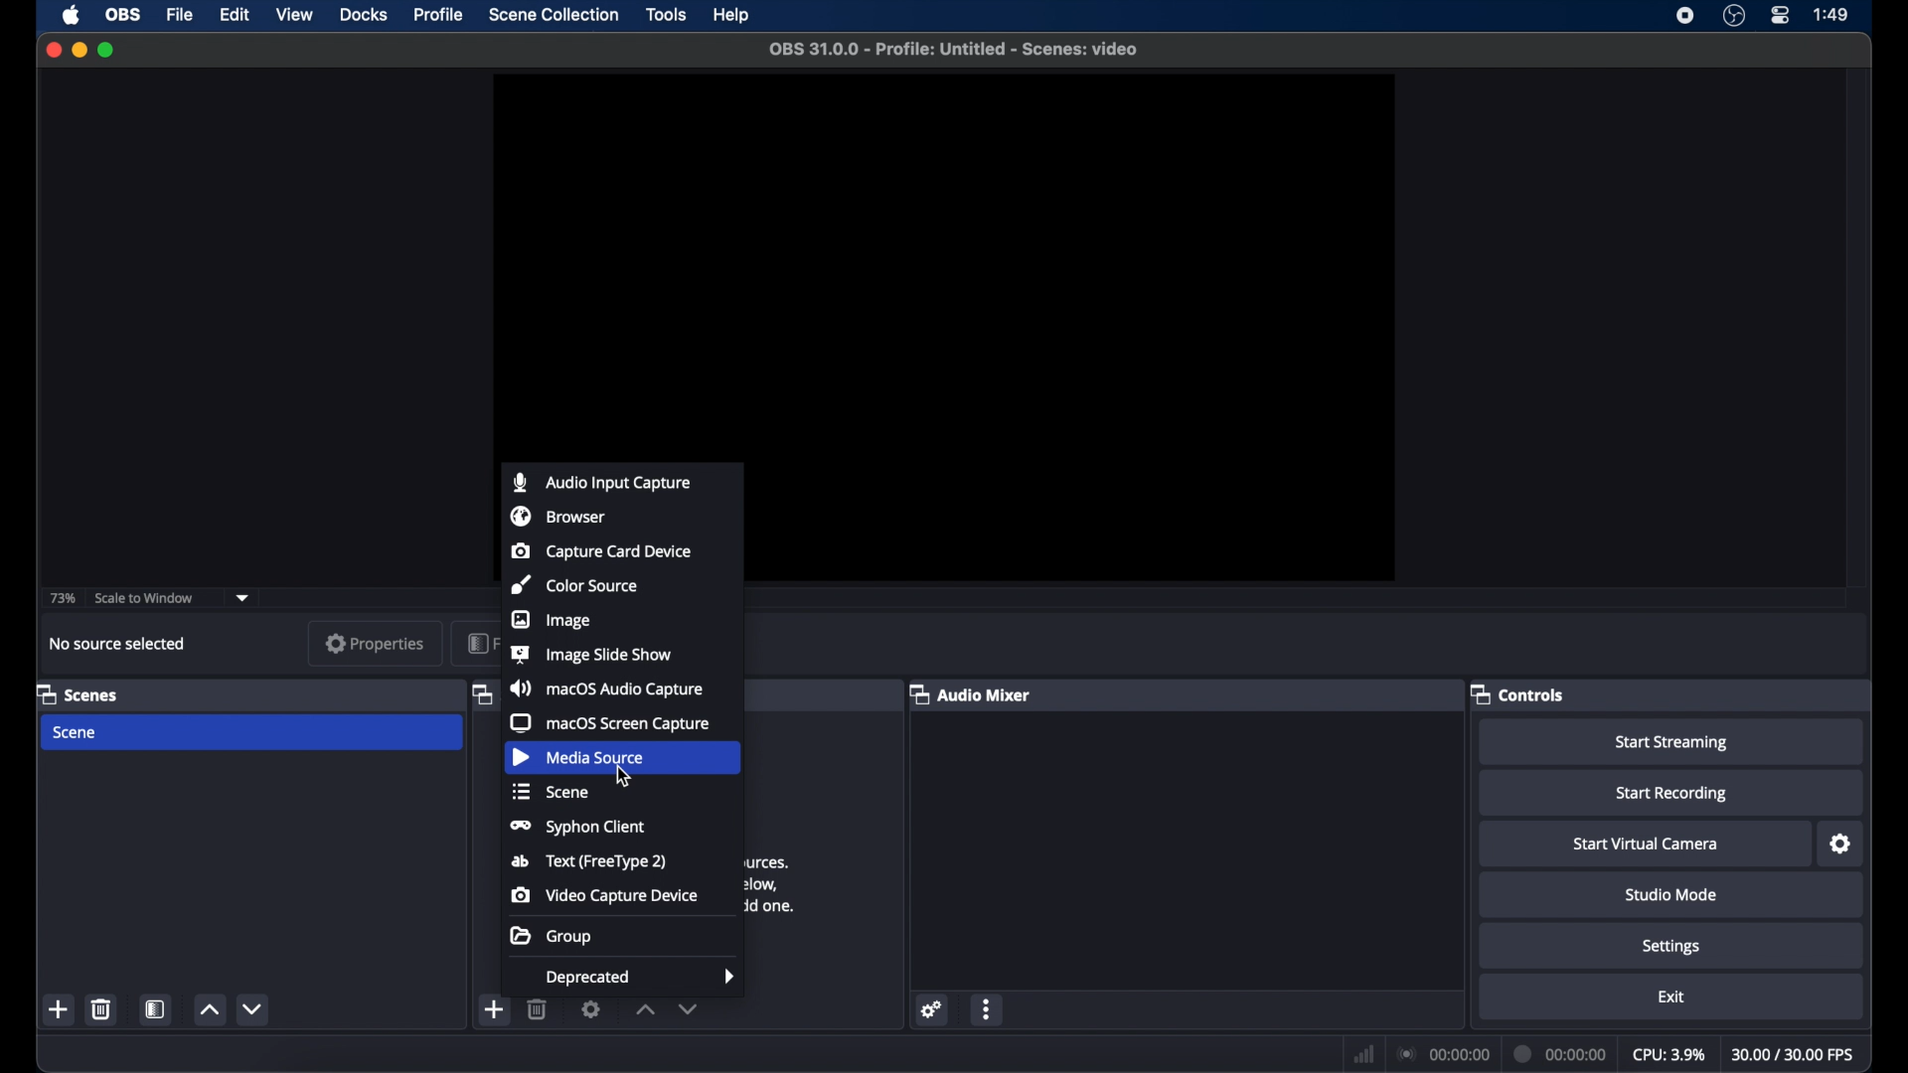  Describe the element at coordinates (1673, 793) in the screenshot. I see `start recording` at that location.